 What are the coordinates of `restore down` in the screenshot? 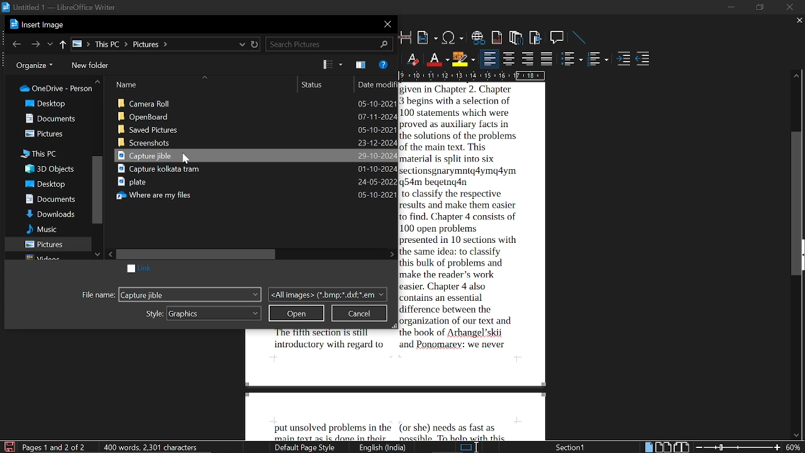 It's located at (757, 8).